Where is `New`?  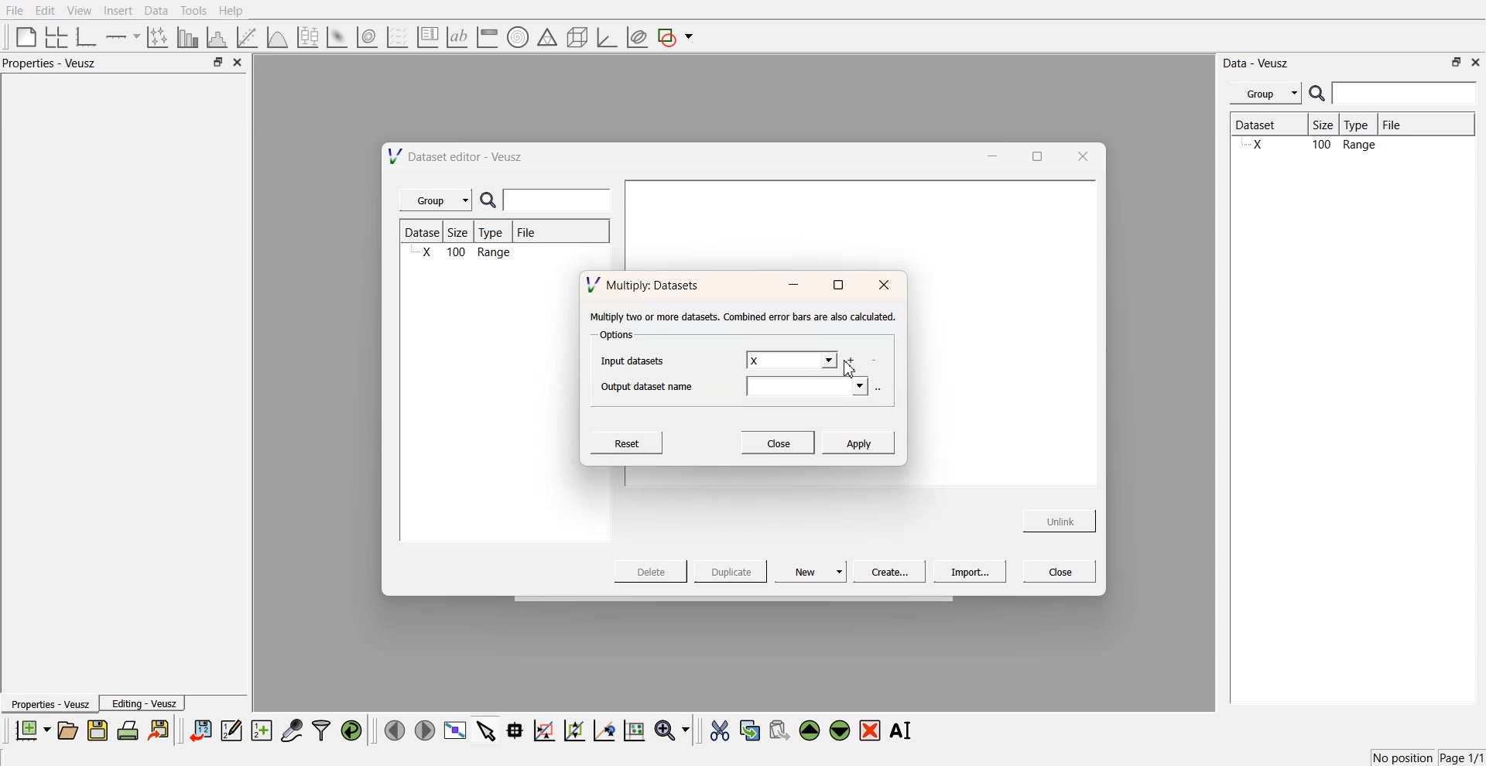 New is located at coordinates (813, 571).